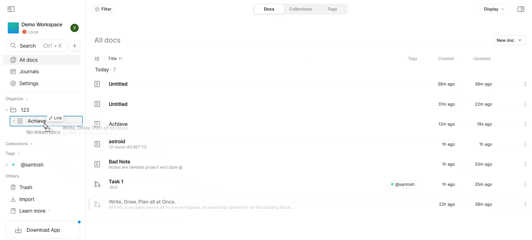  What do you see at coordinates (121, 59) in the screenshot?
I see `Sort` at bounding box center [121, 59].